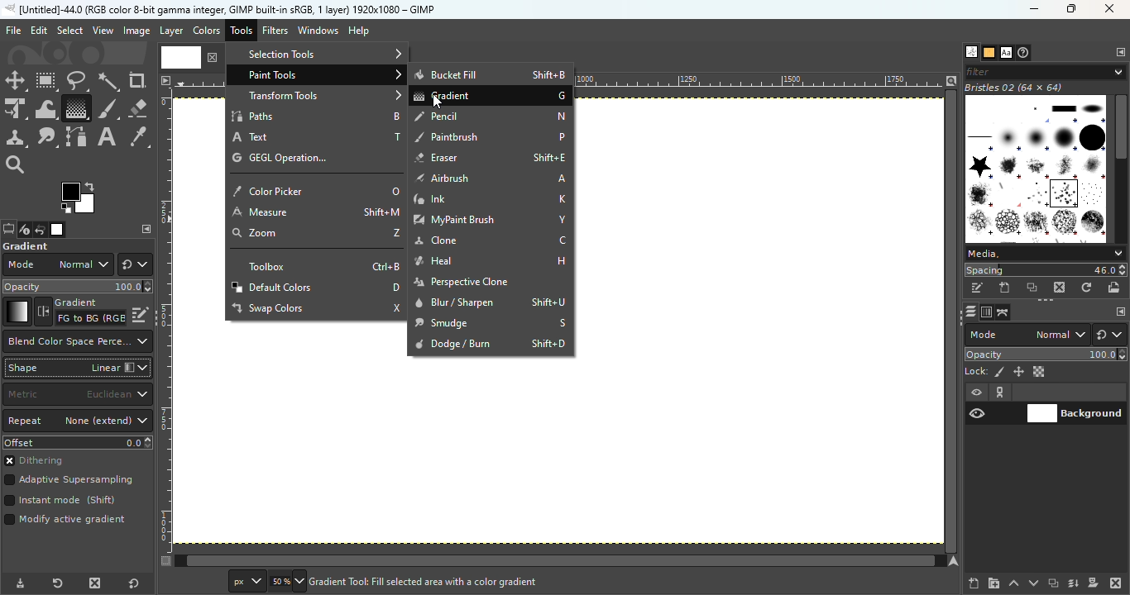 This screenshot has height=595, width=1130. Describe the element at coordinates (55, 584) in the screenshot. I see `Reset tool preset` at that location.